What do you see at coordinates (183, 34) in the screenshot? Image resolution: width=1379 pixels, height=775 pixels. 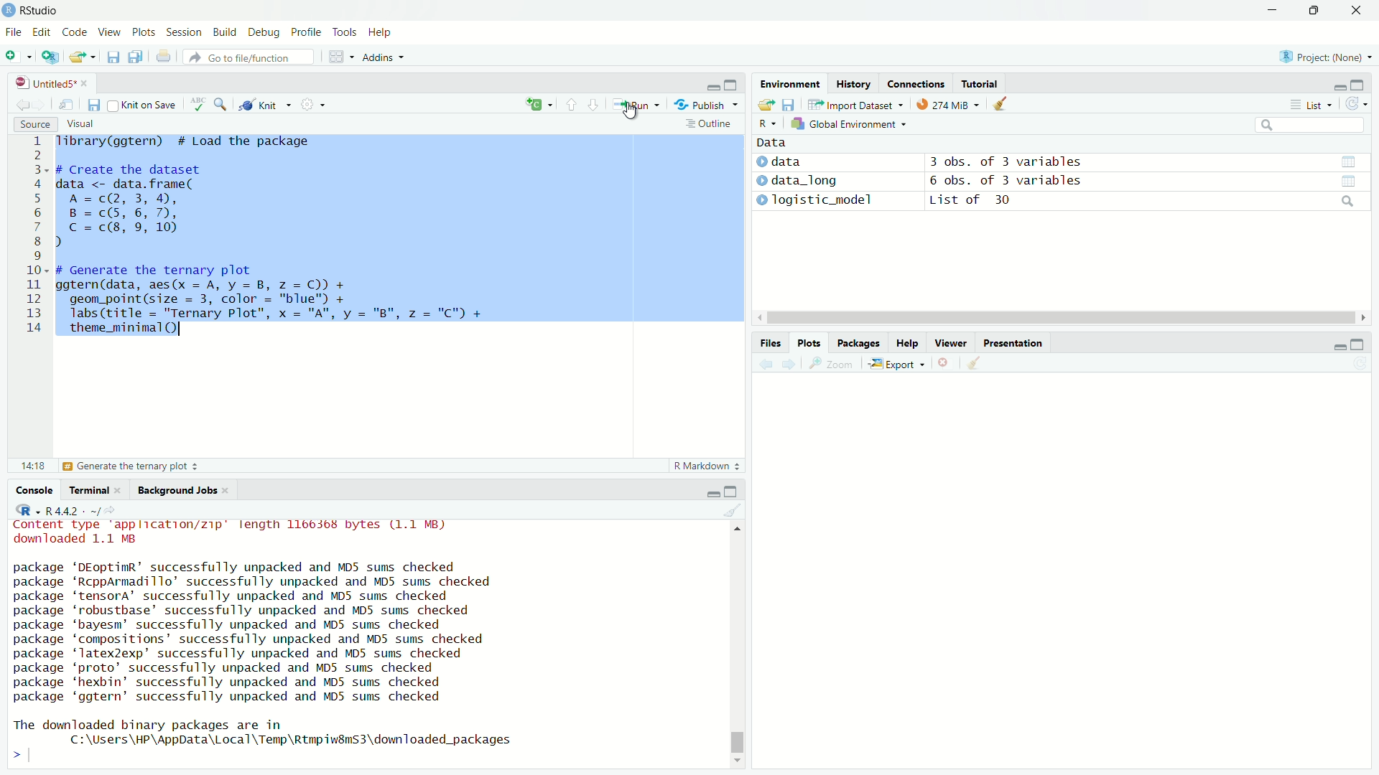 I see `Session` at bounding box center [183, 34].